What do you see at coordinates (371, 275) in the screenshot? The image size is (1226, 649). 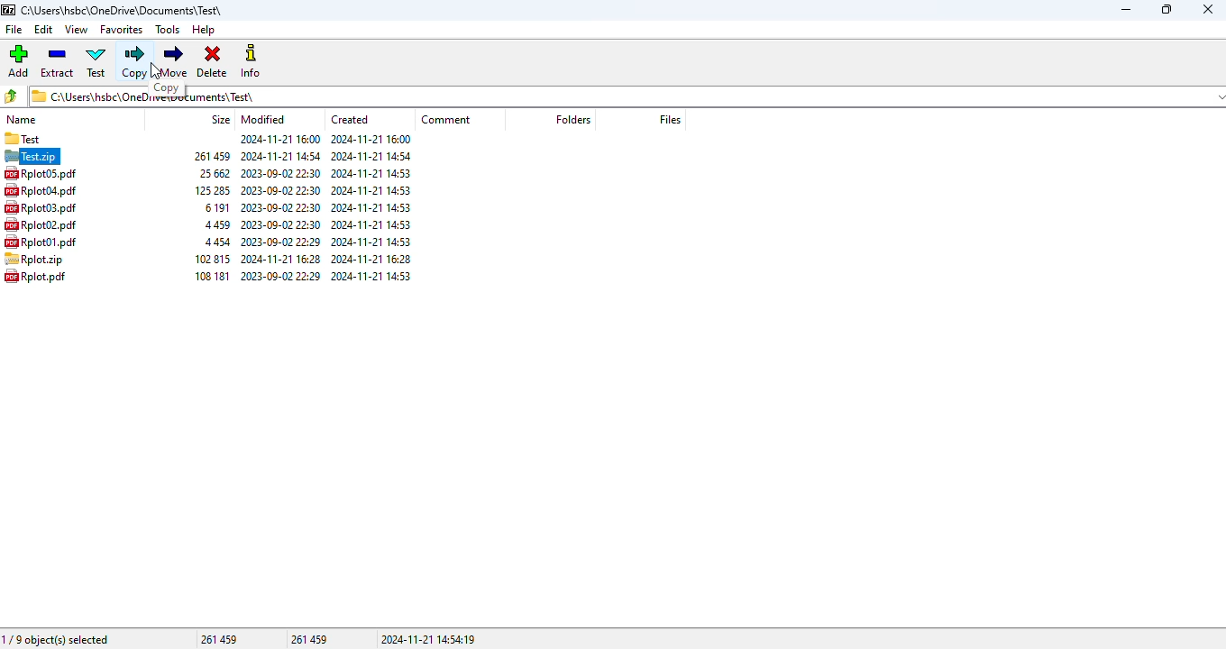 I see `created date & time` at bounding box center [371, 275].